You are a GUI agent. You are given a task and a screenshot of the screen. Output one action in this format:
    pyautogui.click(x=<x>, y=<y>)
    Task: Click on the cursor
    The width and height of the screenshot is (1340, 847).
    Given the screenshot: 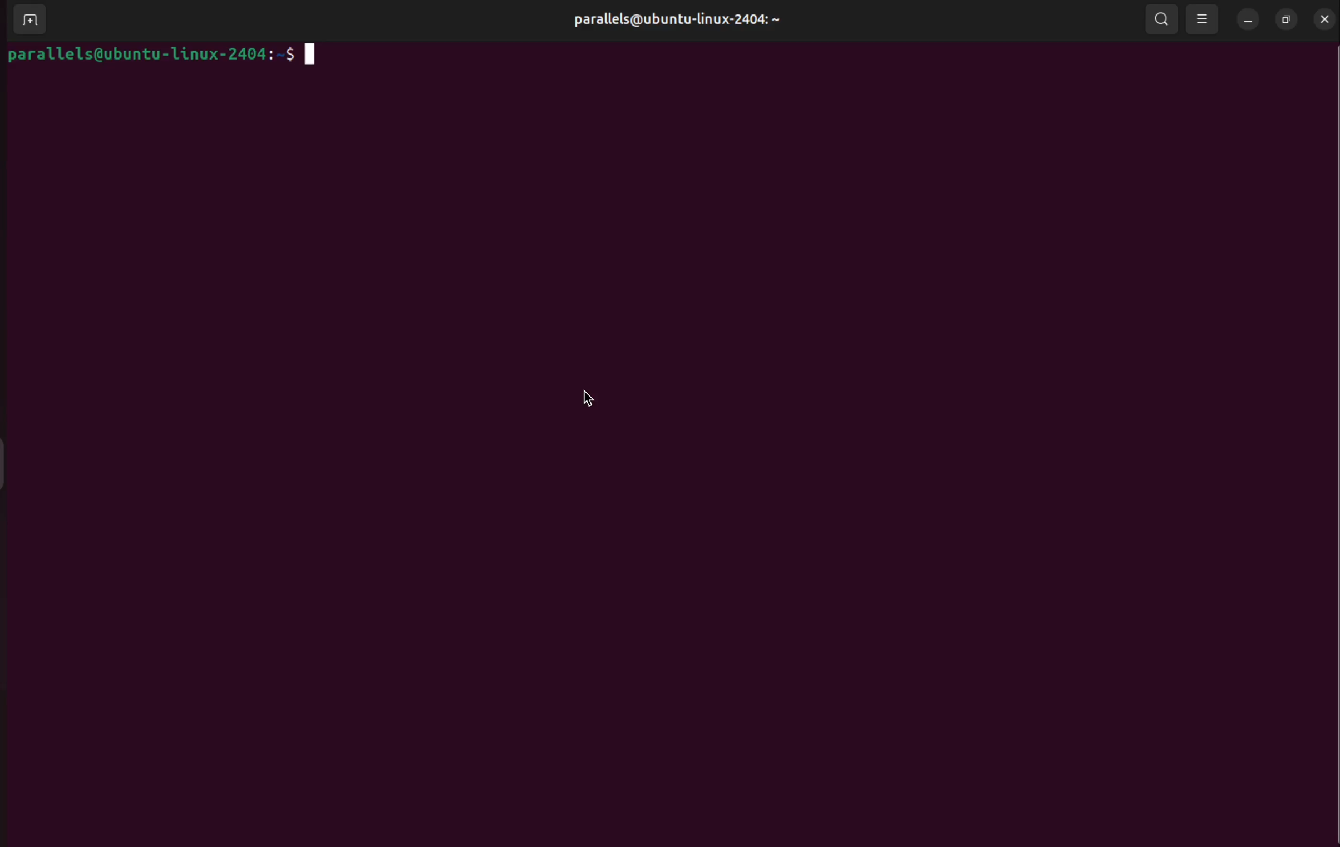 What is the action you would take?
    pyautogui.click(x=586, y=400)
    